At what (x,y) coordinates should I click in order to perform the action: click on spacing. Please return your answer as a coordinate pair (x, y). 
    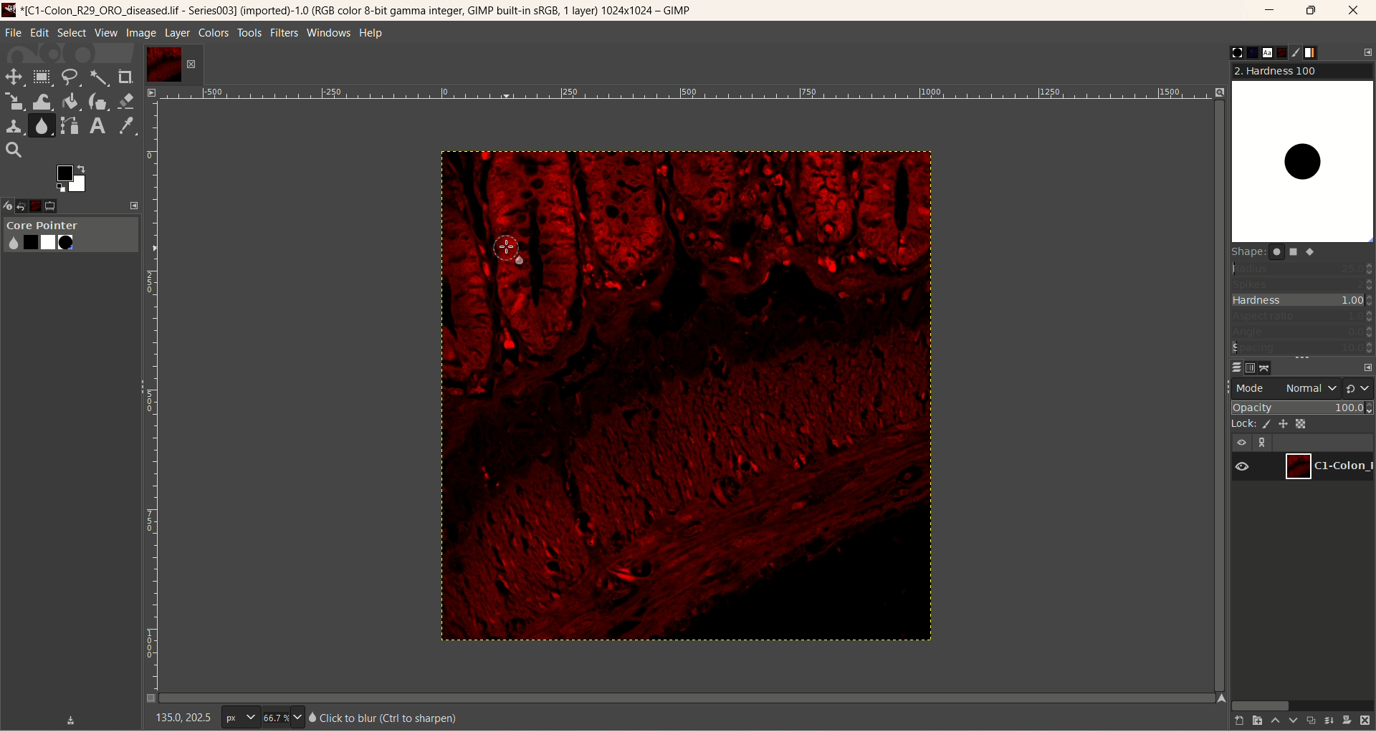
    Looking at the image, I should click on (1303, 348).